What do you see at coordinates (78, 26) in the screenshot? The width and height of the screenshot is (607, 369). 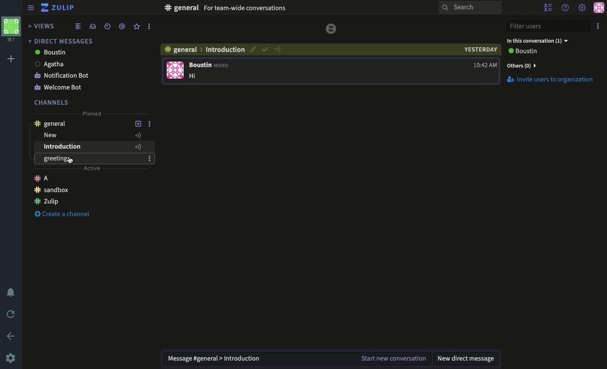 I see `Feed` at bounding box center [78, 26].